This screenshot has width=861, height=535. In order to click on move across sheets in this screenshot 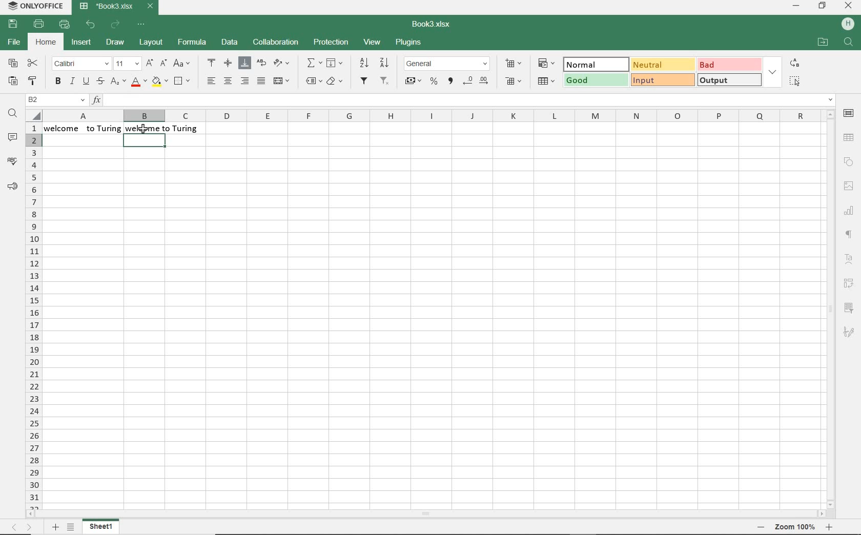, I will do `click(20, 526)`.